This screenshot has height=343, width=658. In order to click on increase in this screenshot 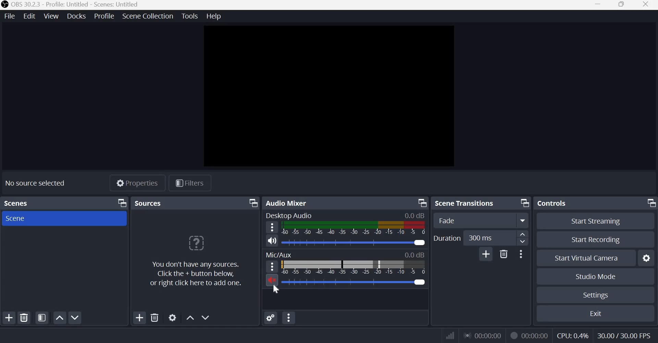, I will do `click(523, 235)`.